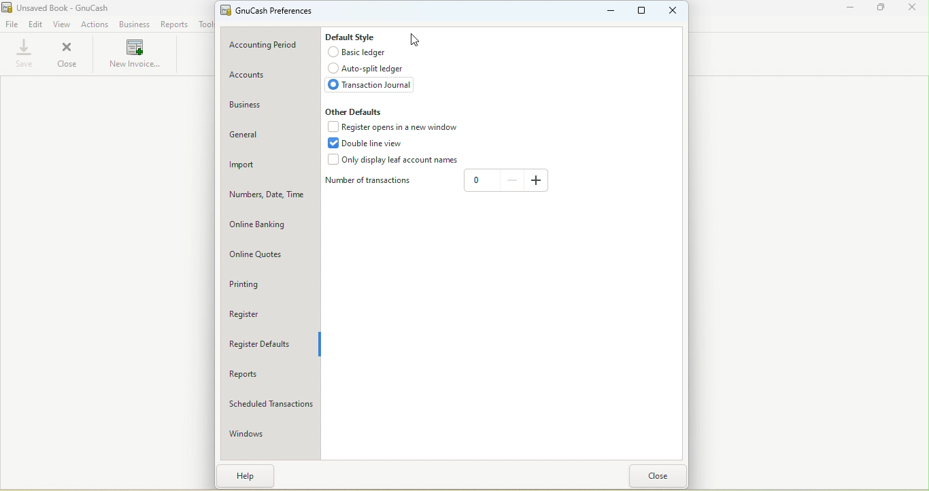 The height and width of the screenshot is (491, 929). What do you see at coordinates (269, 254) in the screenshot?
I see `Online quotes` at bounding box center [269, 254].